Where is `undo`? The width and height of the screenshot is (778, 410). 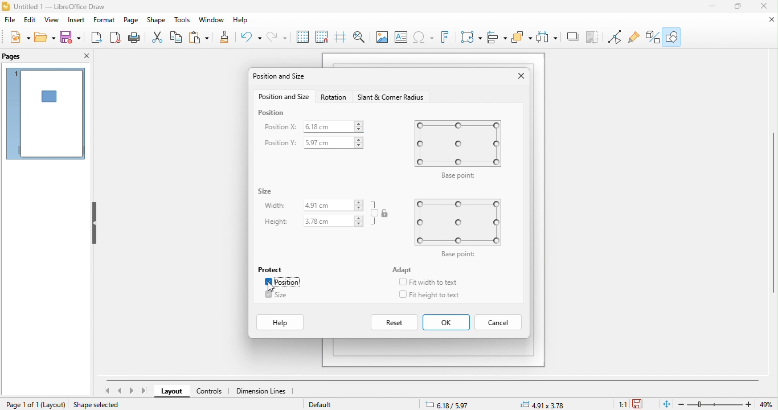 undo is located at coordinates (252, 38).